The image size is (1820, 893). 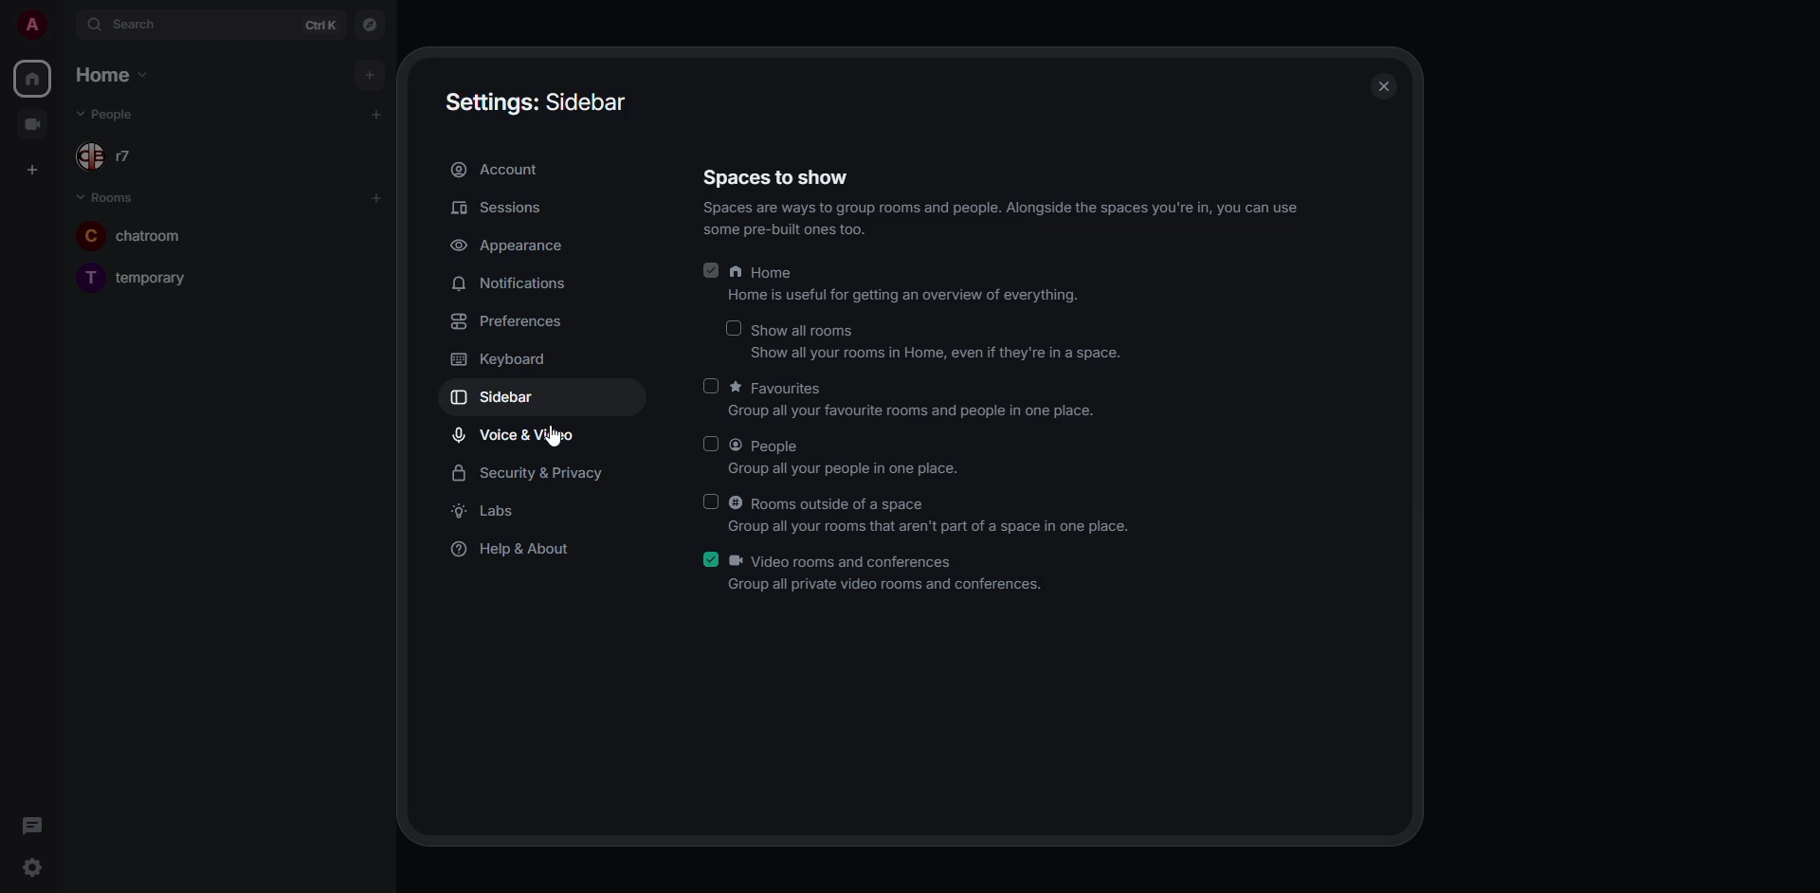 I want to click on add, so click(x=378, y=200).